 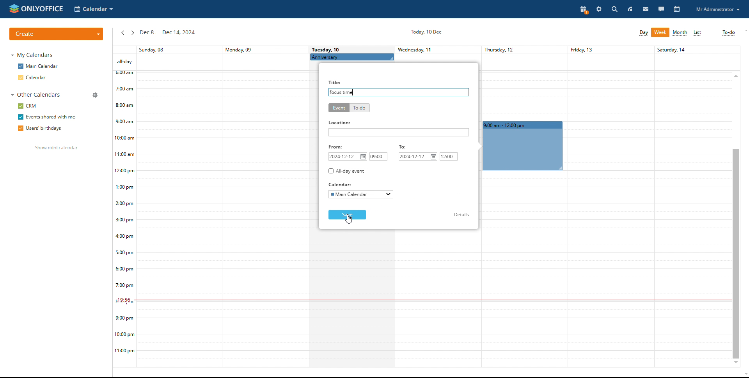 I want to click on main calendar, so click(x=43, y=67).